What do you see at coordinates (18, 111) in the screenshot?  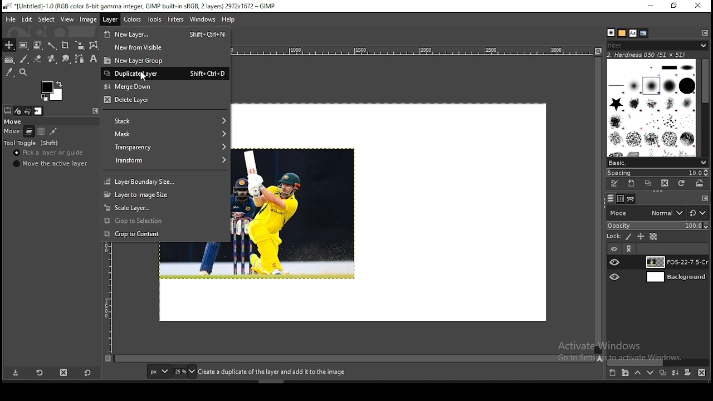 I see `device status` at bounding box center [18, 111].